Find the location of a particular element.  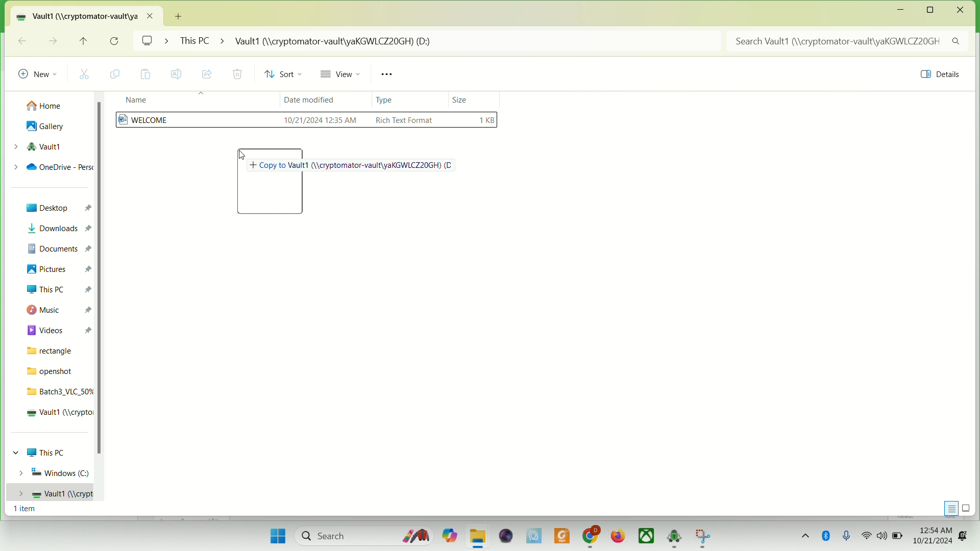

WELCOME file is located at coordinates (308, 122).